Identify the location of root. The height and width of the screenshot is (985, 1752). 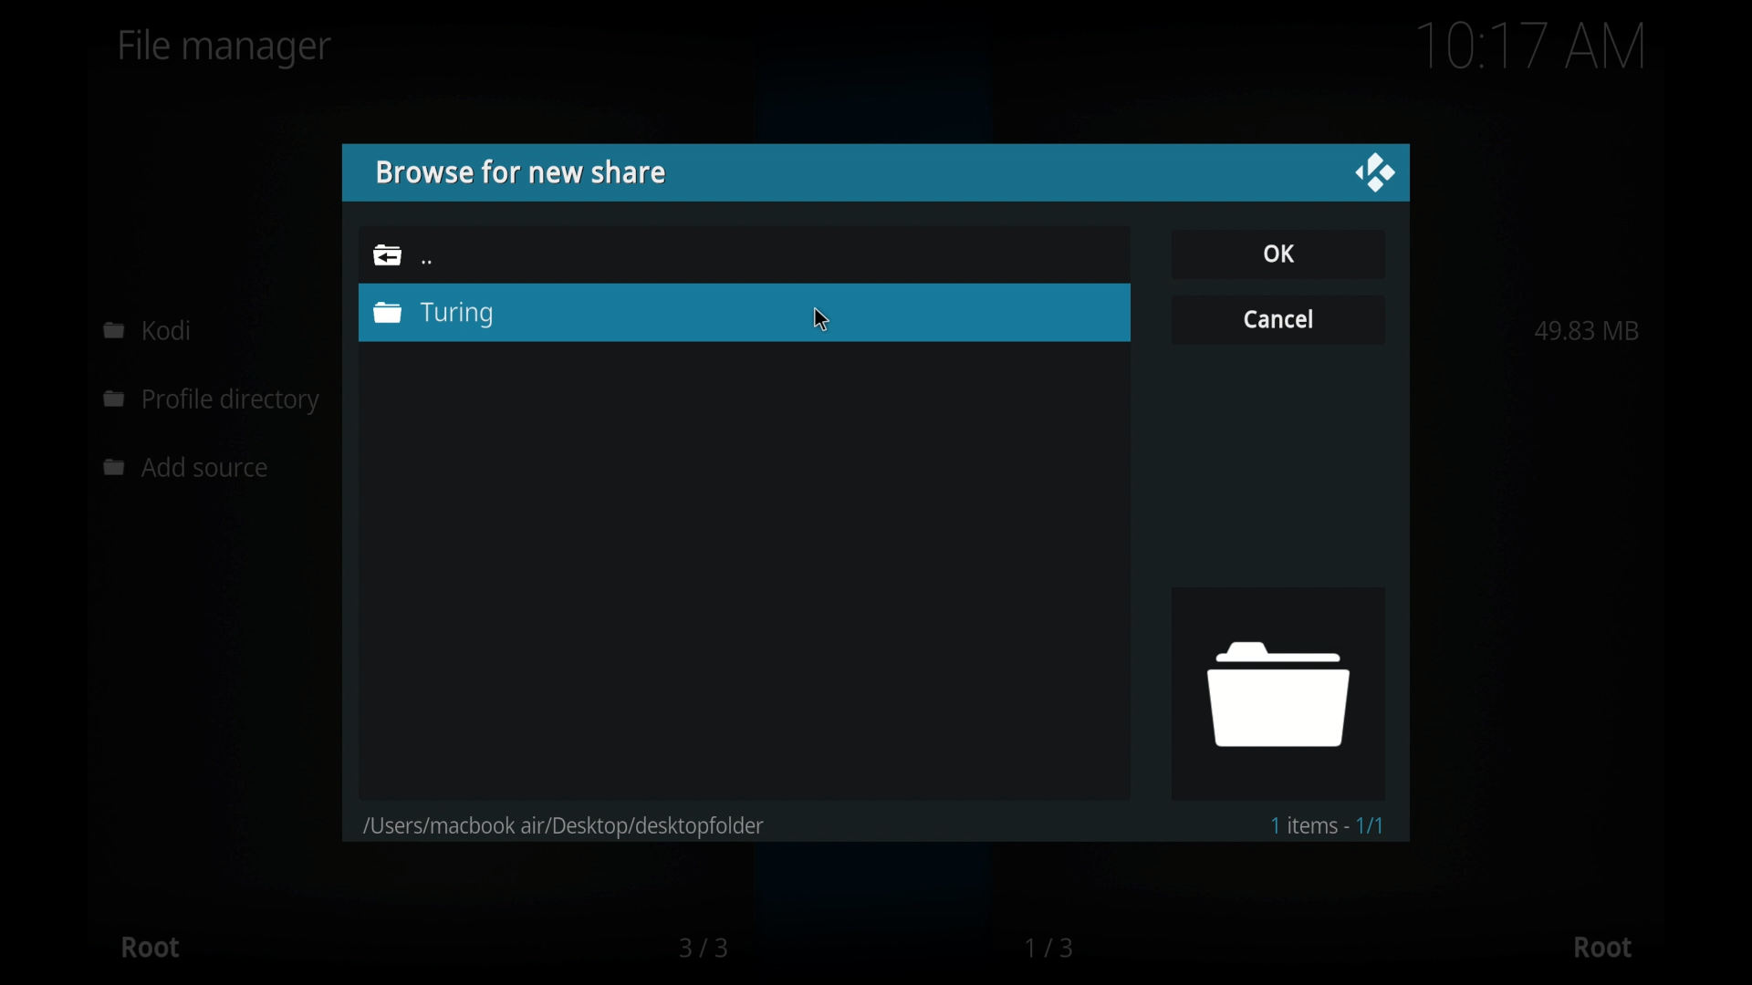
(1602, 948).